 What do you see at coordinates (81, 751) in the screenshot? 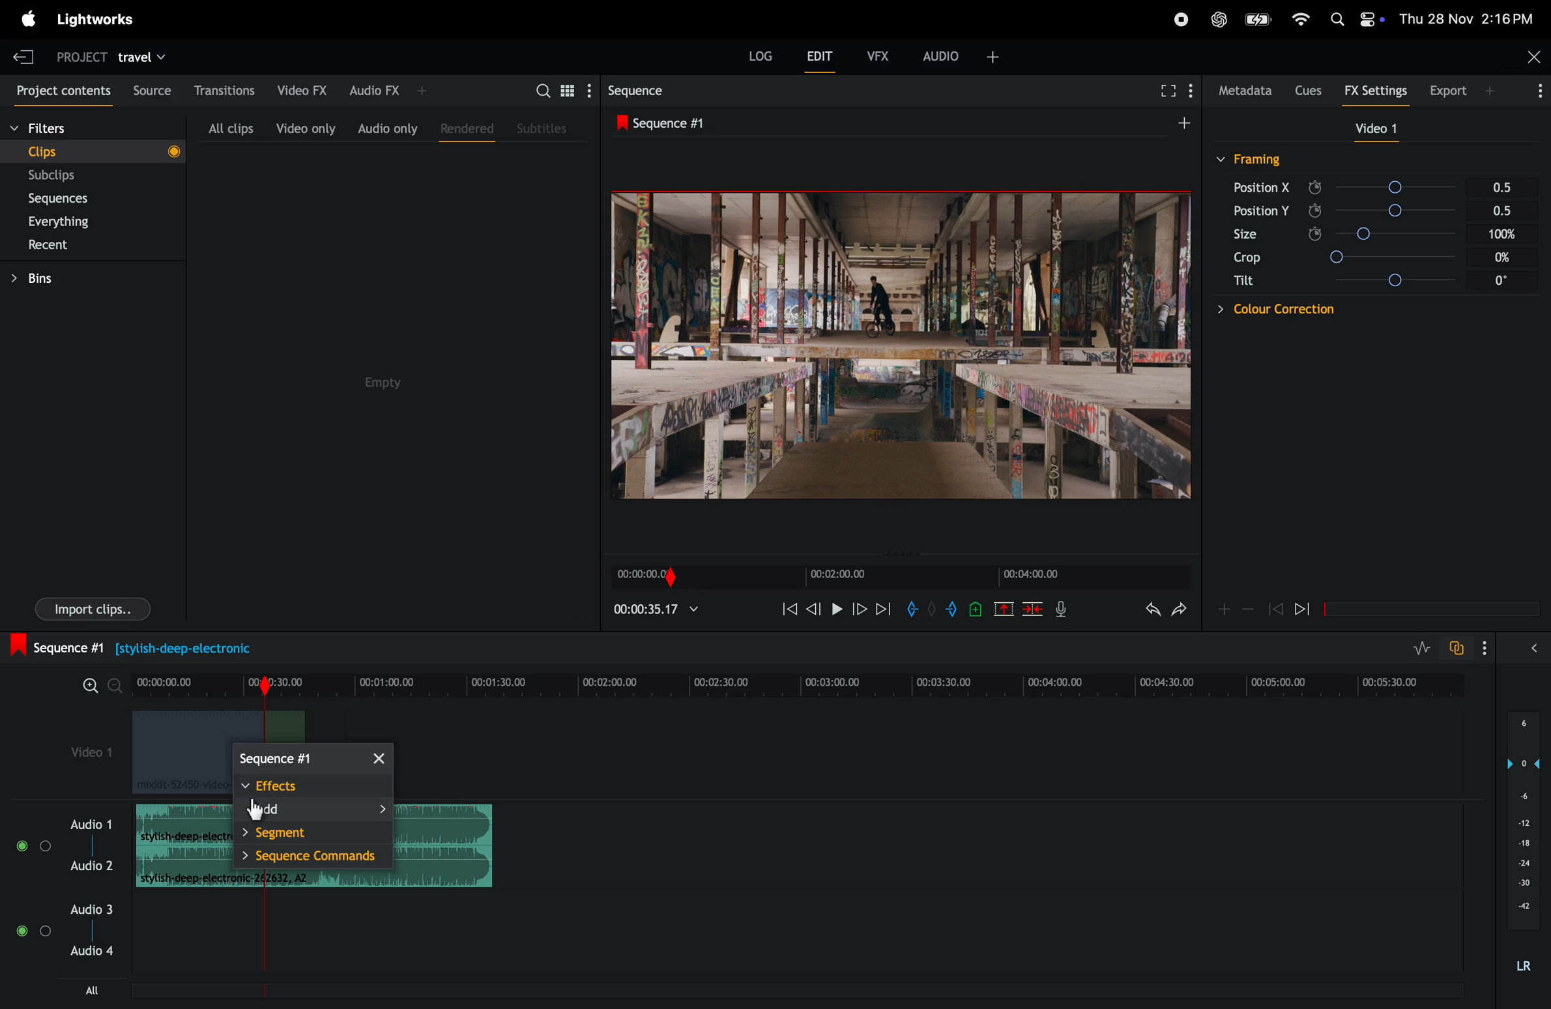
I see `video1` at bounding box center [81, 751].